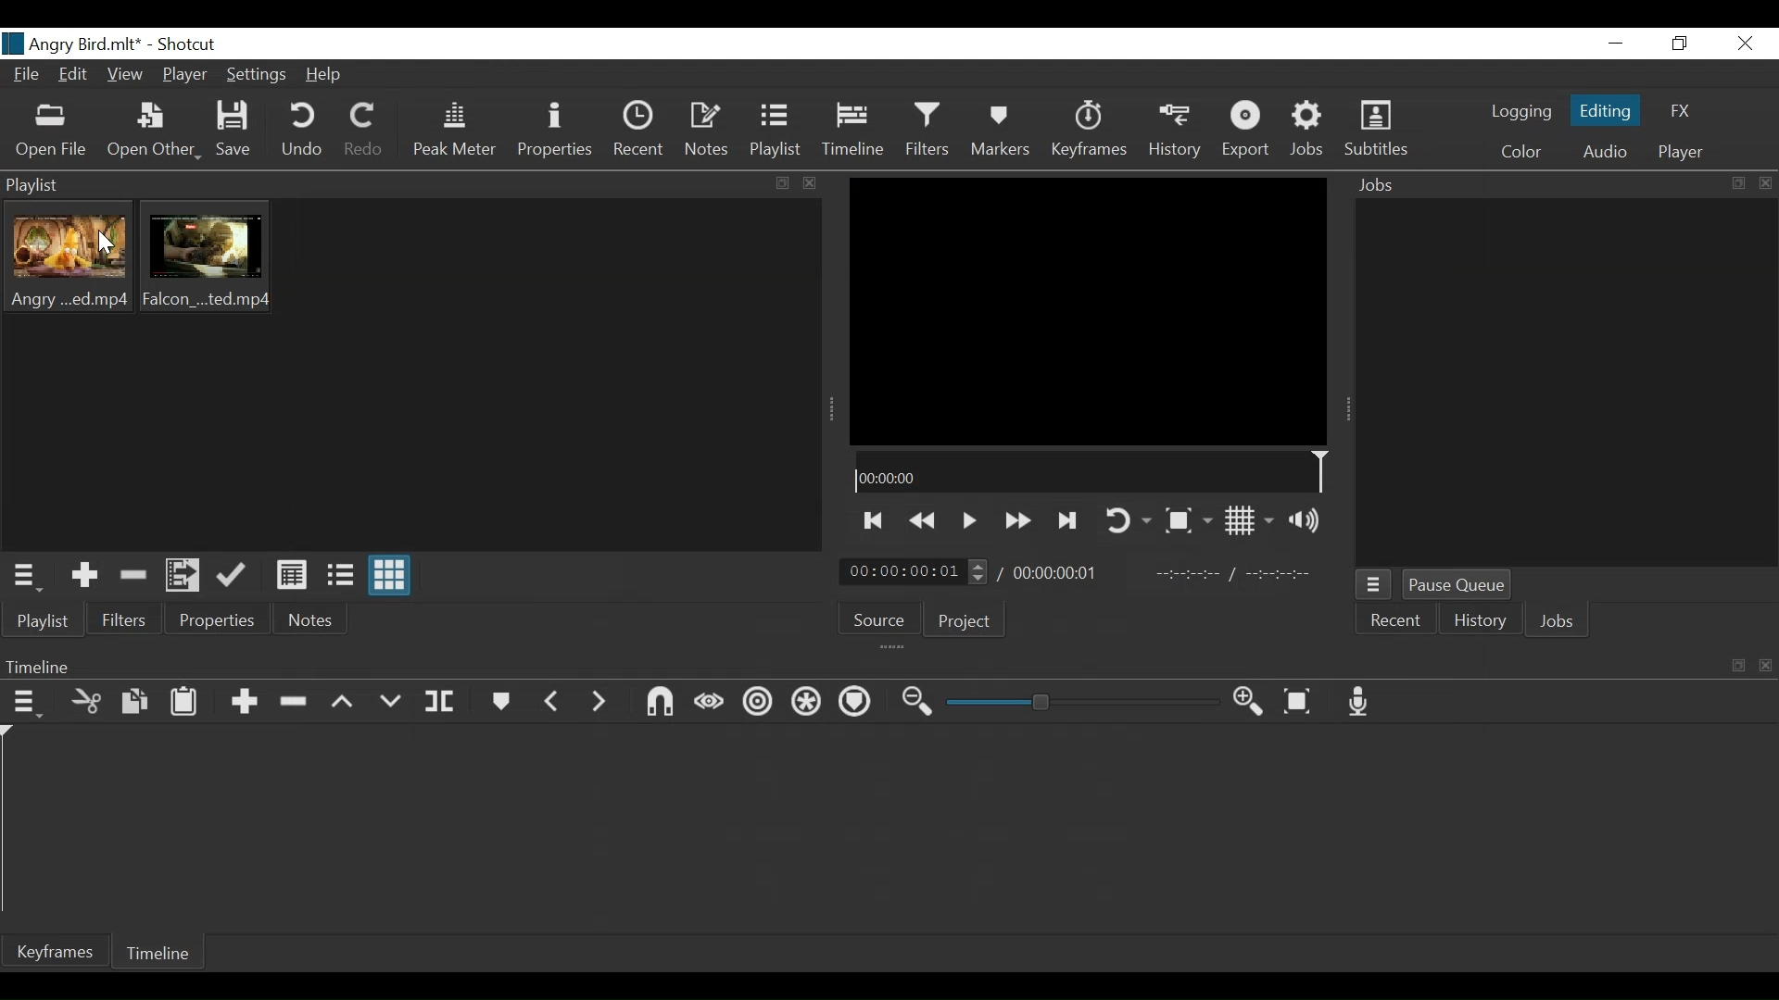  I want to click on Jobs, so click(1310, 132).